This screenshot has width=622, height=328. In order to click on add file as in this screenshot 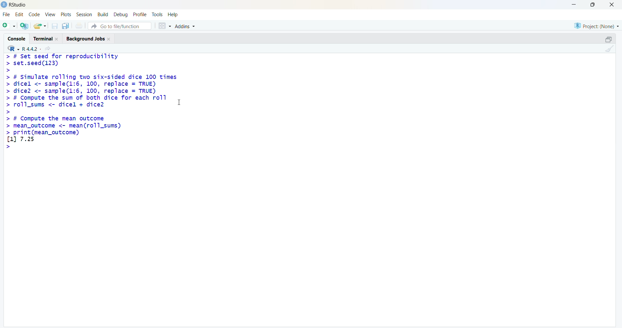, I will do `click(9, 26)`.